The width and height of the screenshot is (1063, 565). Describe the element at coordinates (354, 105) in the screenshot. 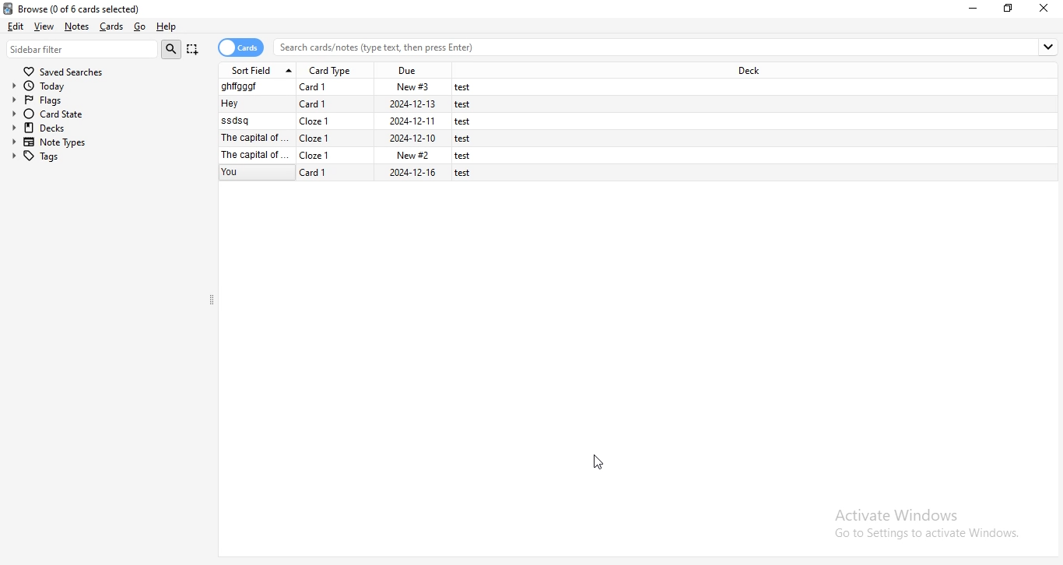

I see `File` at that location.